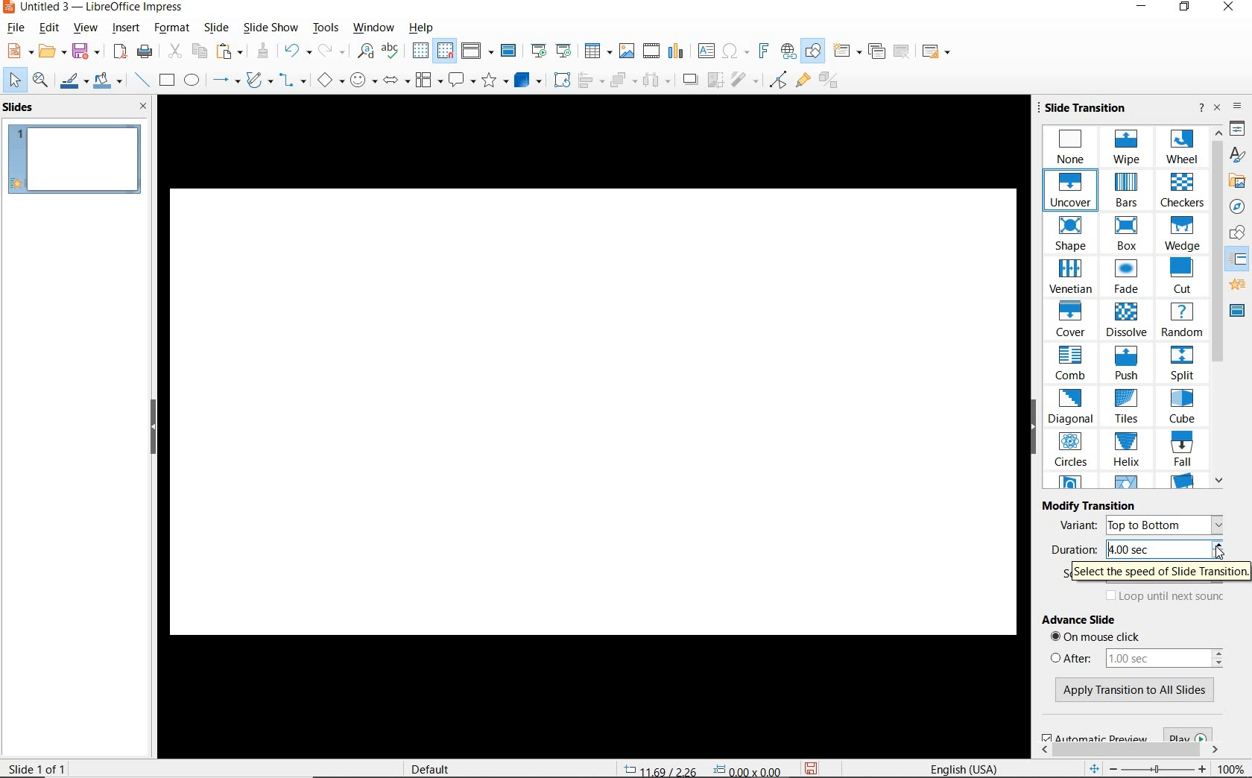 This screenshot has height=778, width=1252. I want to click on 4.00 SEC, so click(1168, 550).